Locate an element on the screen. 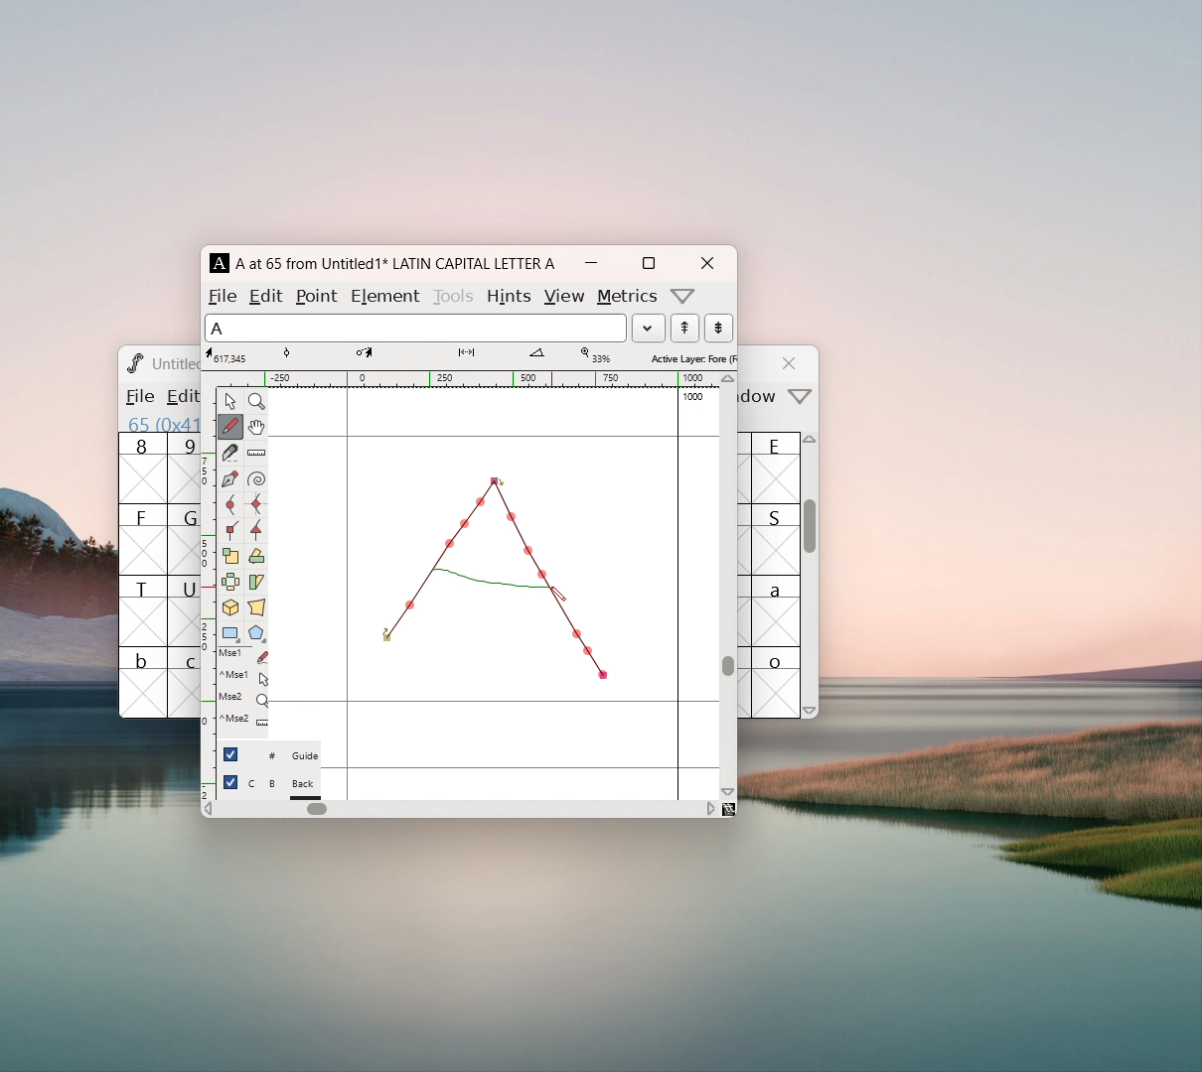 This screenshot has width=1202, height=1072. S is located at coordinates (776, 539).